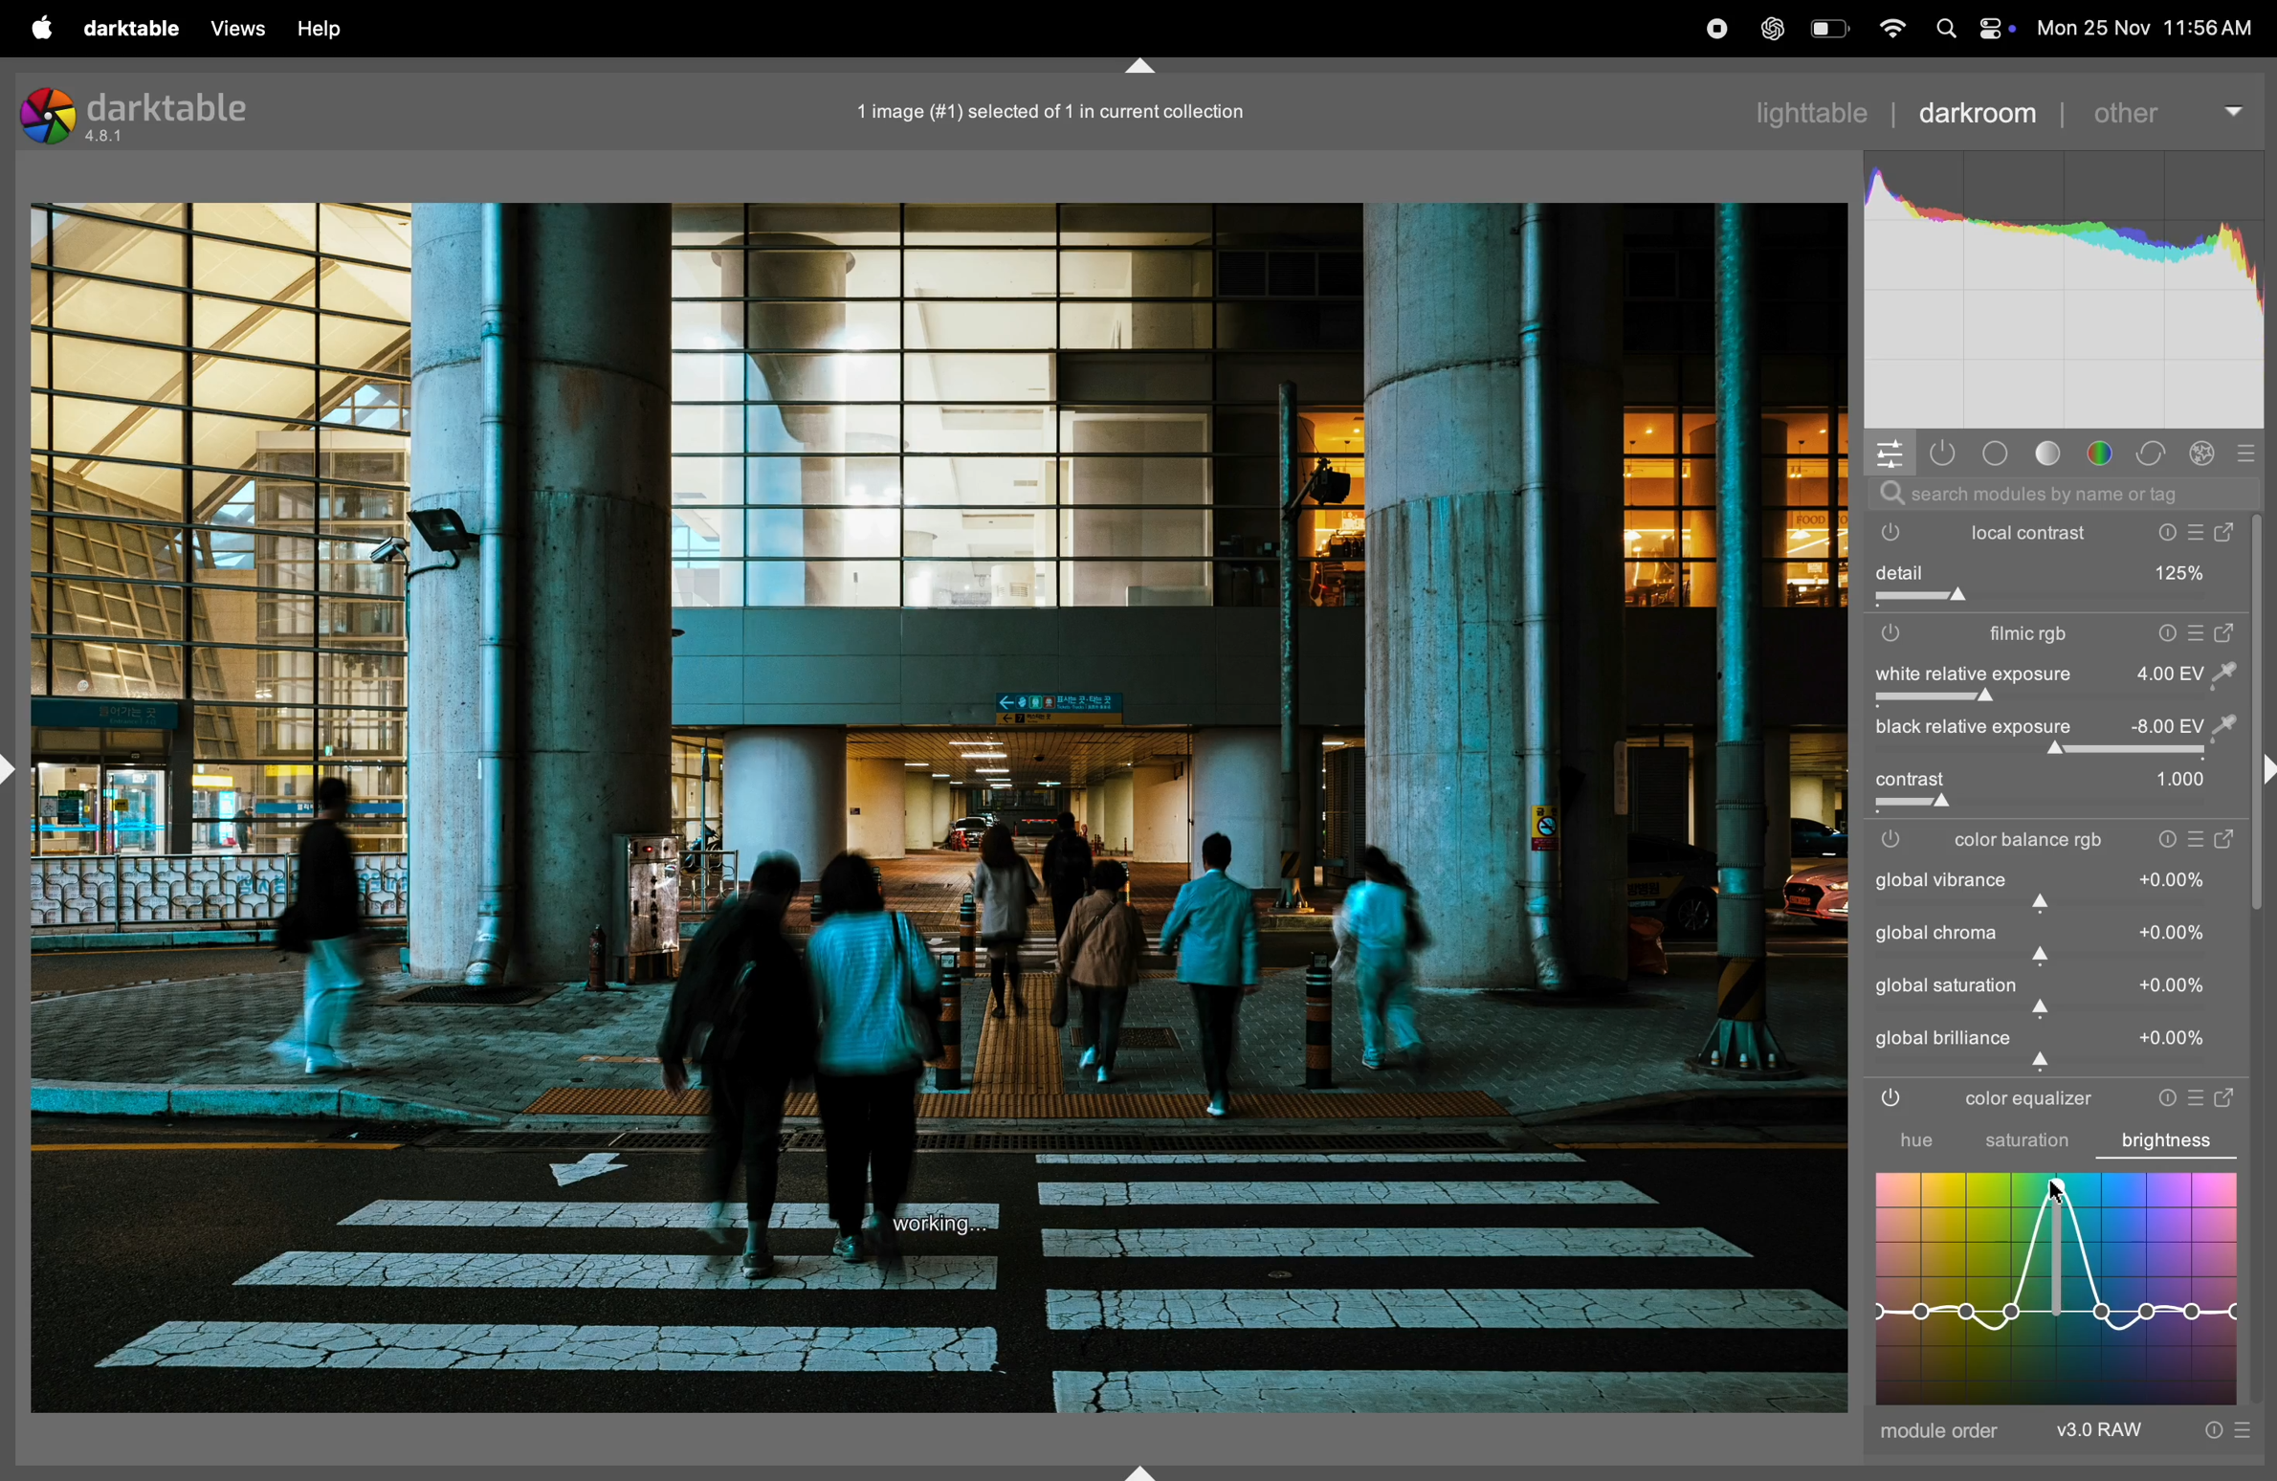  What do you see at coordinates (2061, 959) in the screenshot?
I see `slider` at bounding box center [2061, 959].